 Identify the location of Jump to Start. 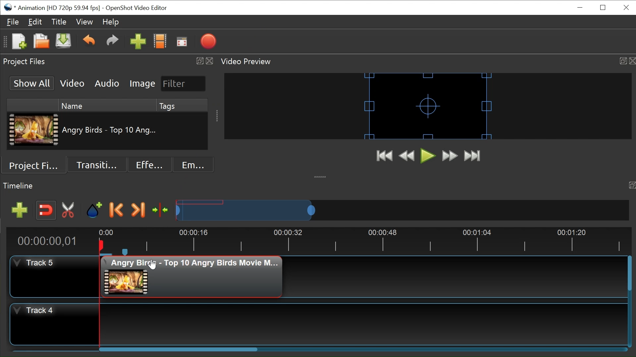
(385, 157).